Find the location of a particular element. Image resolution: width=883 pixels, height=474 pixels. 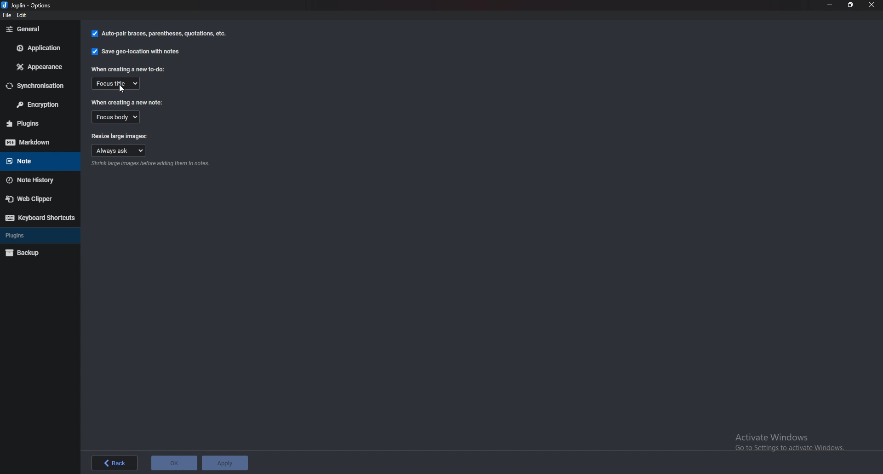

mark down is located at coordinates (38, 142).